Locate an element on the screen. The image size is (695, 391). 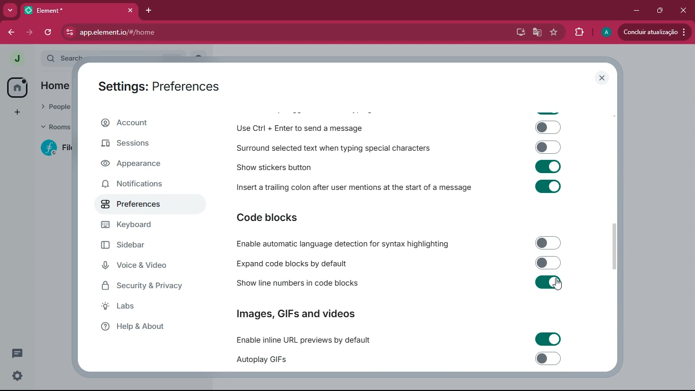
google translate is located at coordinates (536, 33).